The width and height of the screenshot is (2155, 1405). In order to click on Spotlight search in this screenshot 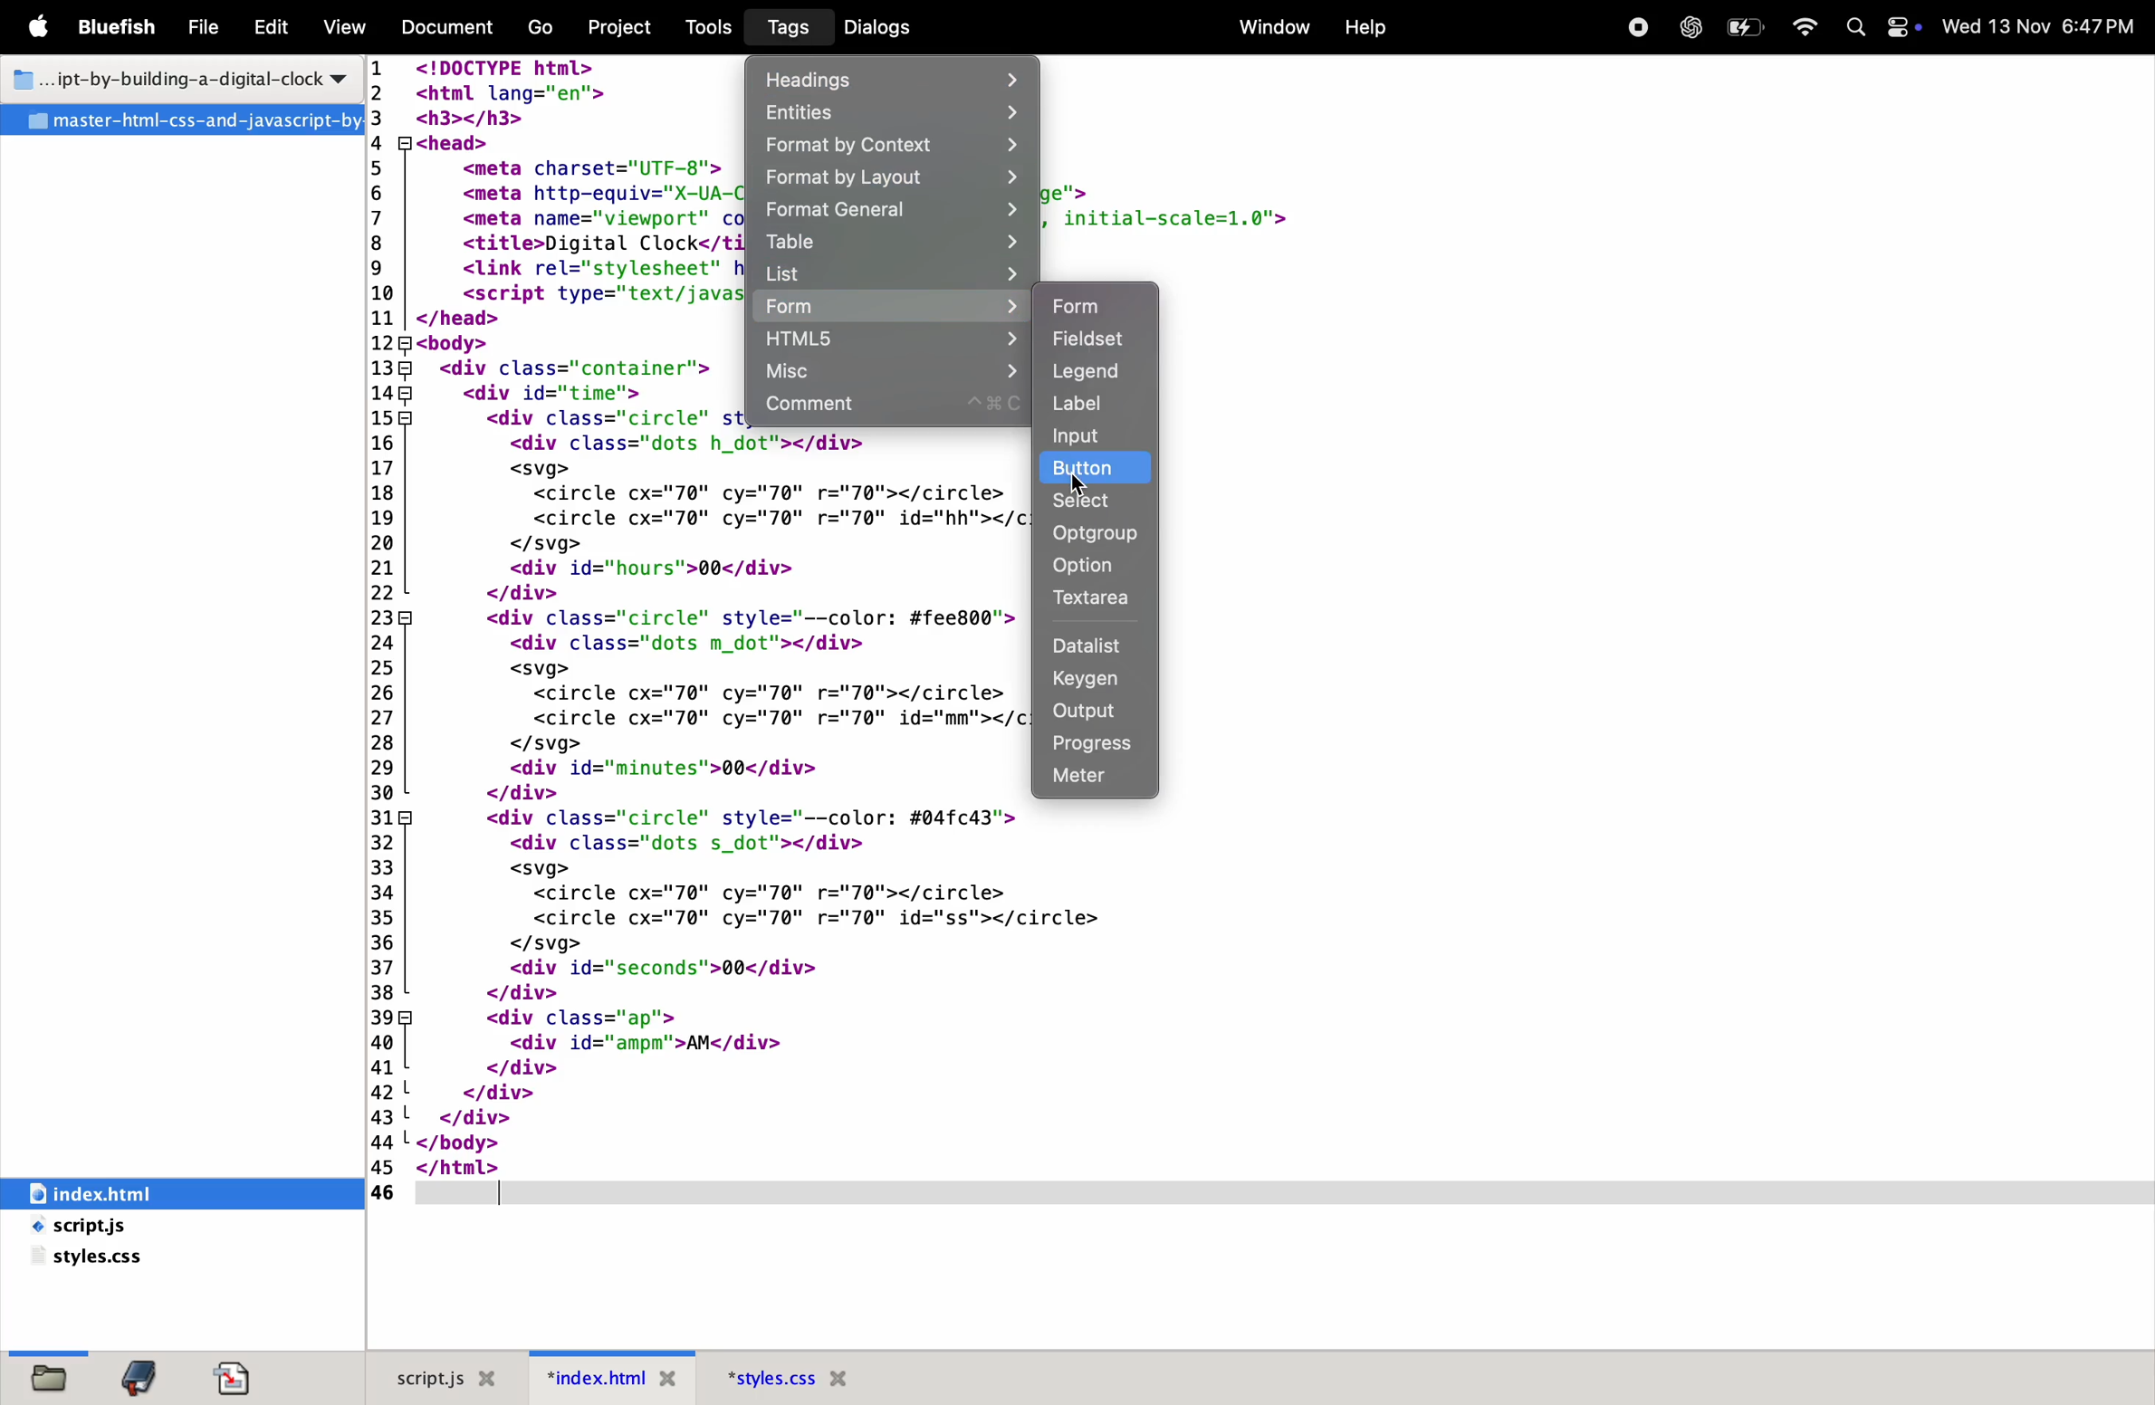, I will do `click(1857, 27)`.